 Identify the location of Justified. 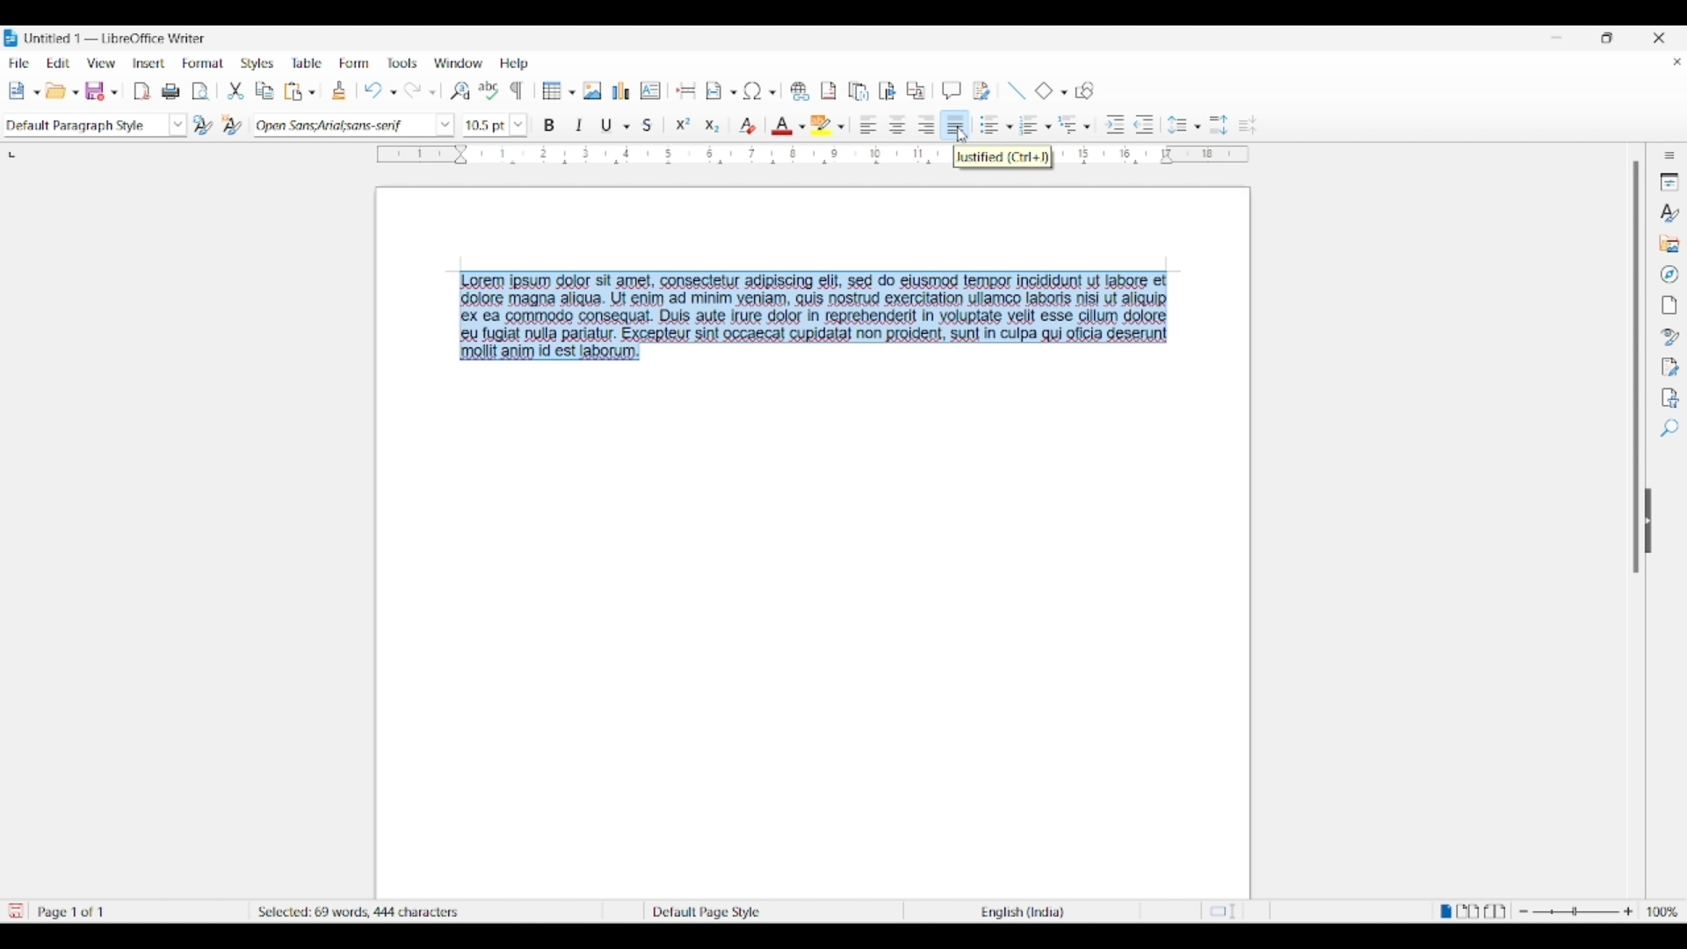
(955, 124).